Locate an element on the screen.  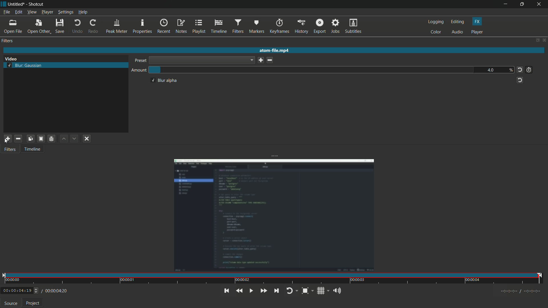
move filter down is located at coordinates (75, 139).